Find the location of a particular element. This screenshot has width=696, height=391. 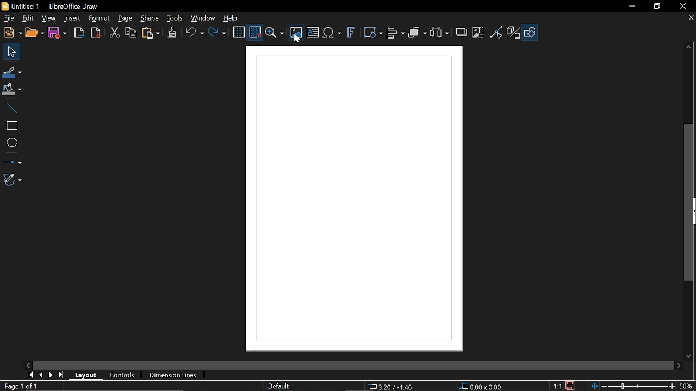

Export is located at coordinates (79, 34).